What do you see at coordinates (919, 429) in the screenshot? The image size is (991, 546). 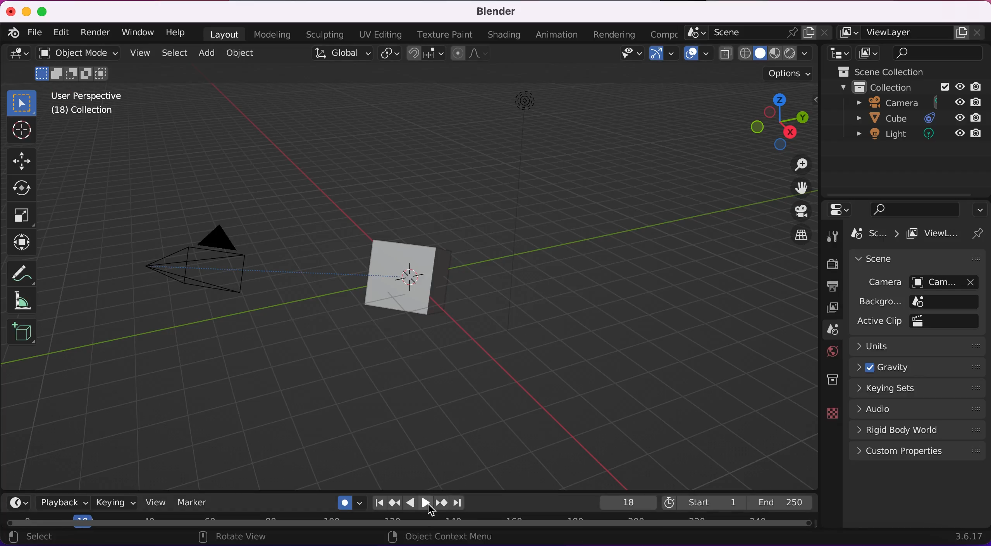 I see `rigid body world` at bounding box center [919, 429].